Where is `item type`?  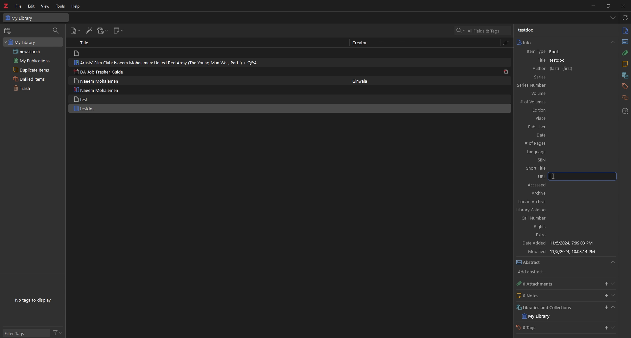 item type is located at coordinates (536, 52).